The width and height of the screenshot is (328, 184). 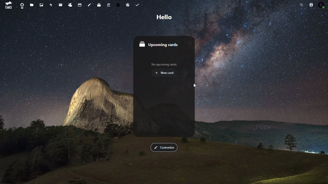 I want to click on Deck, so click(x=100, y=4).